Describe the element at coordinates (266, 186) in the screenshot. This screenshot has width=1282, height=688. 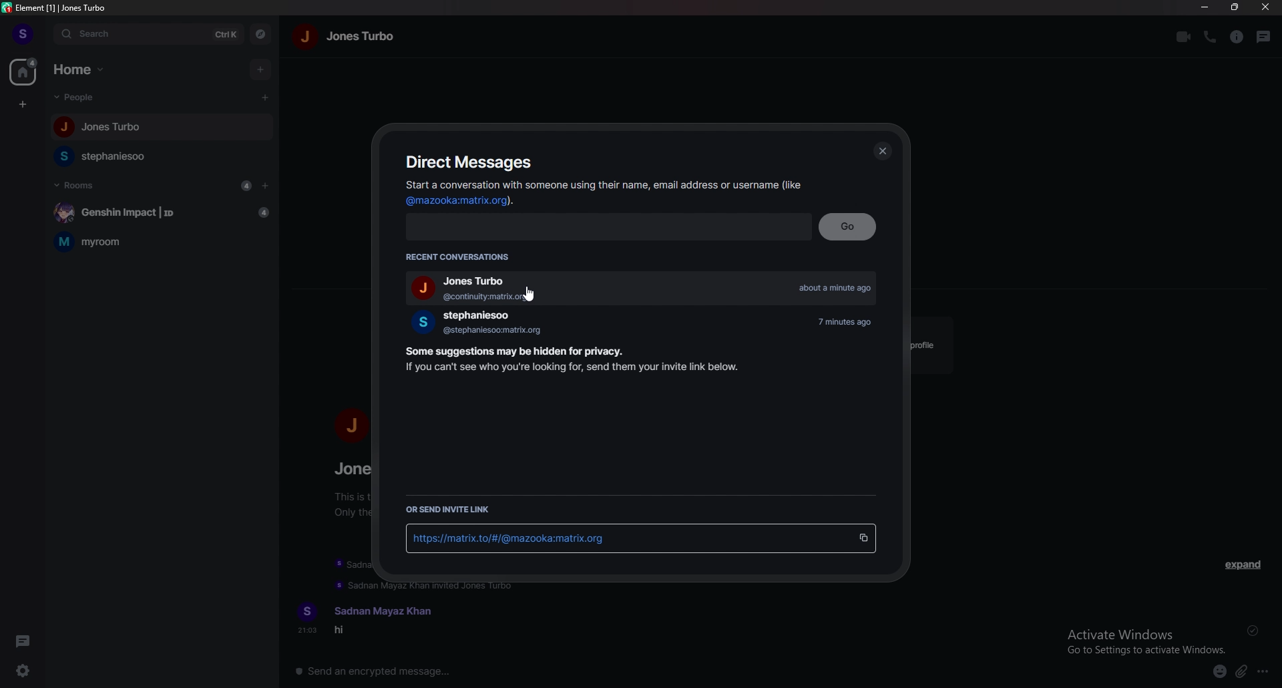
I see `add room` at that location.